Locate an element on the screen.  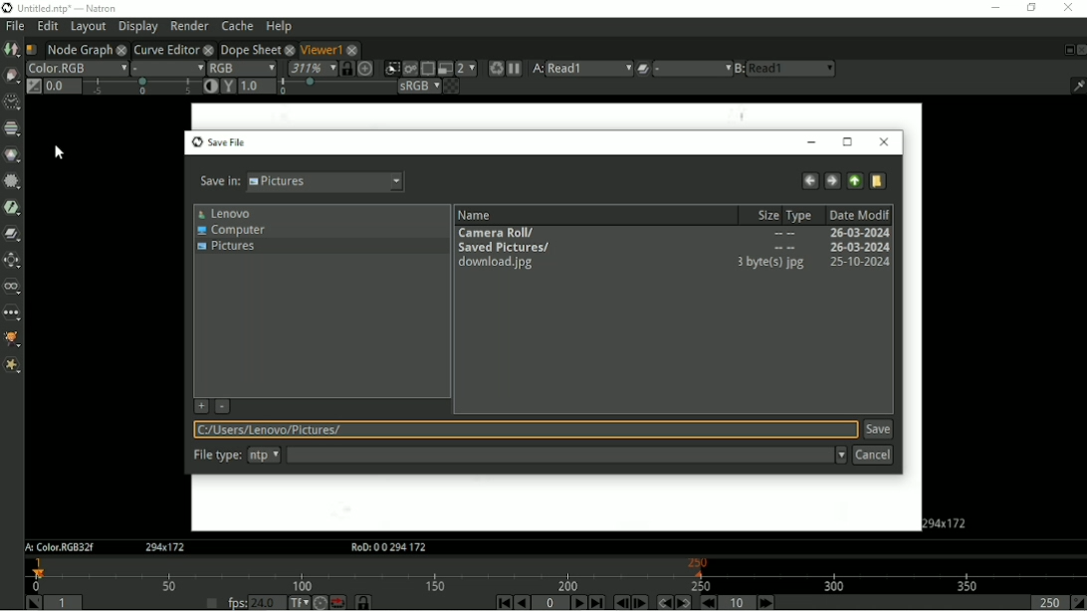
Next keyframe is located at coordinates (684, 602).